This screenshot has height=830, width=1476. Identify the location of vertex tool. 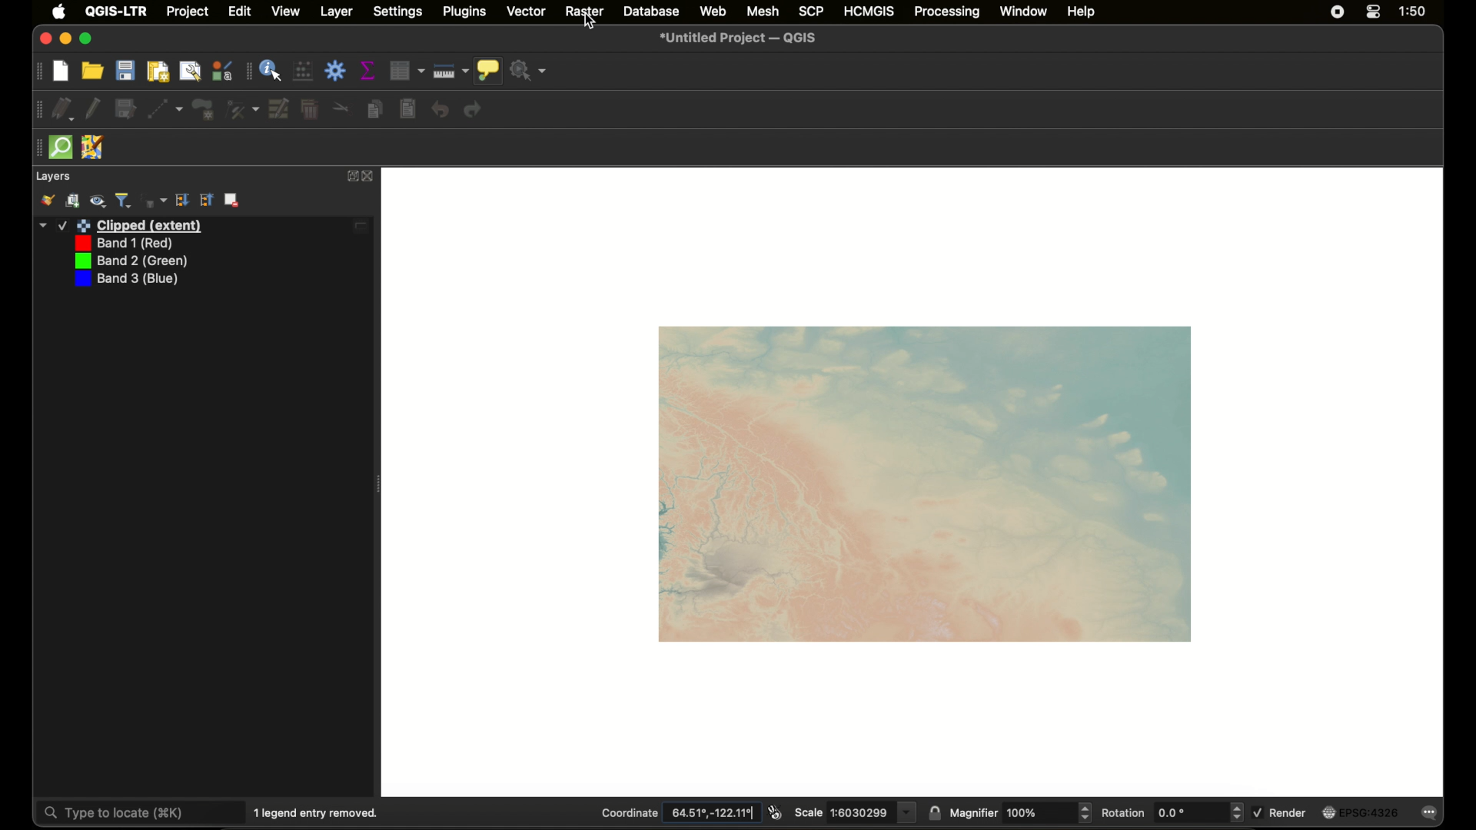
(241, 110).